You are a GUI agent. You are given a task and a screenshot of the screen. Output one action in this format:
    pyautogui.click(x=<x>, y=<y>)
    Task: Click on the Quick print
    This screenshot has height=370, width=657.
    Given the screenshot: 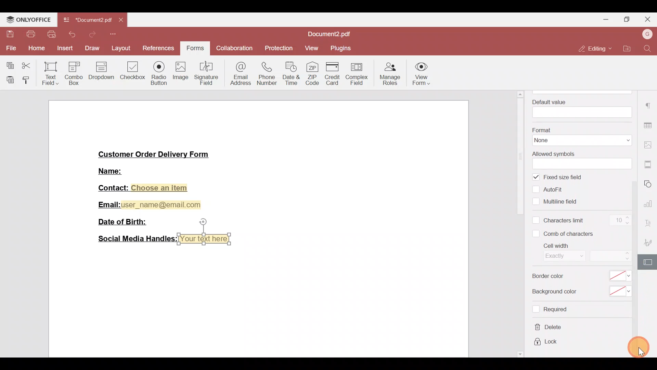 What is the action you would take?
    pyautogui.click(x=52, y=34)
    